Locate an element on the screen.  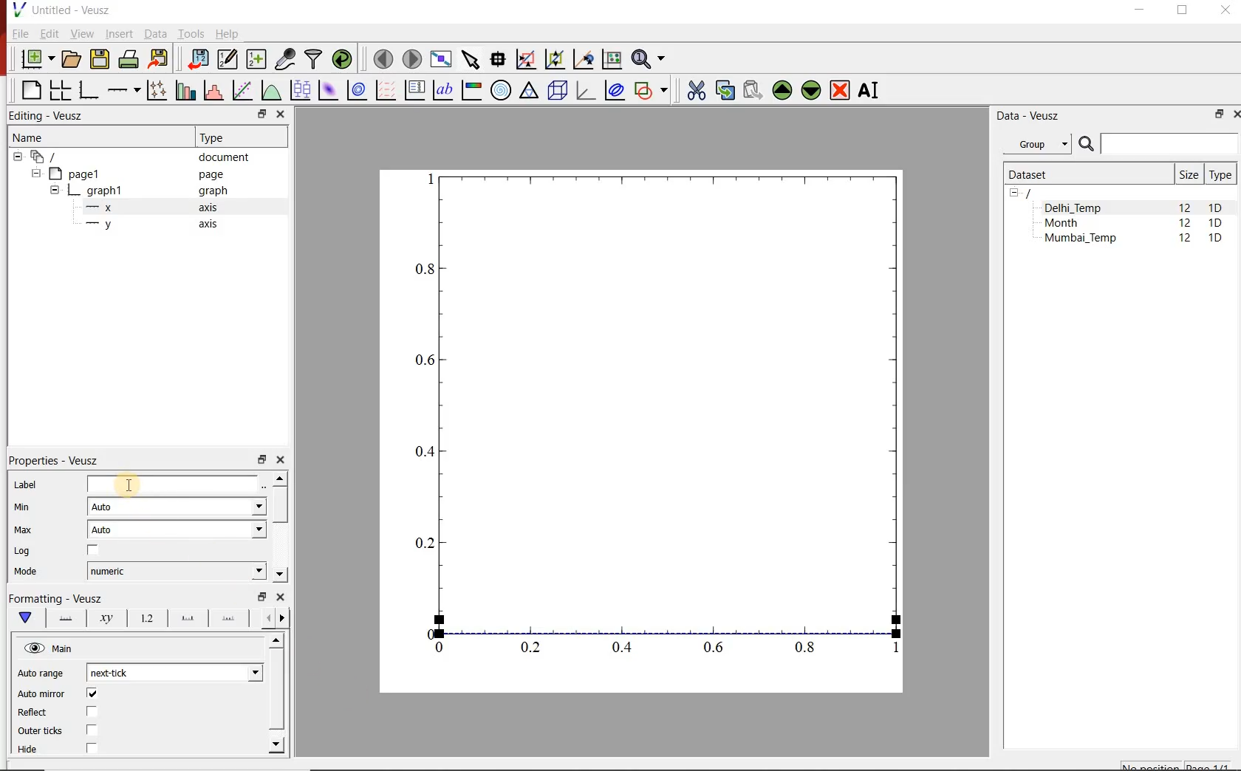
Edit is located at coordinates (48, 33).